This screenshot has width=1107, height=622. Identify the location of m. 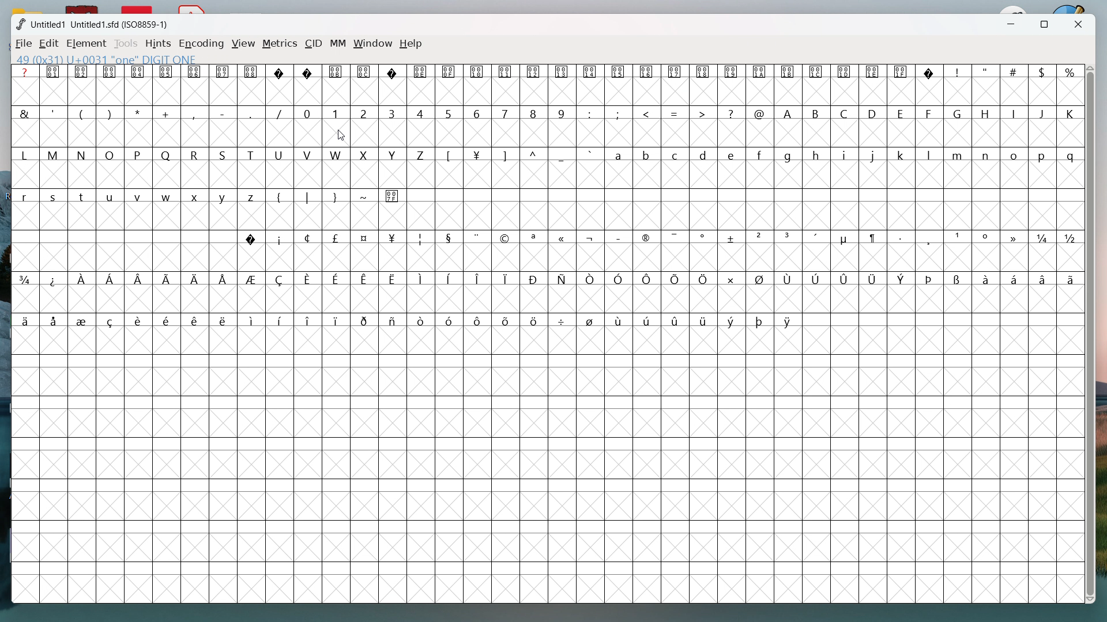
(958, 154).